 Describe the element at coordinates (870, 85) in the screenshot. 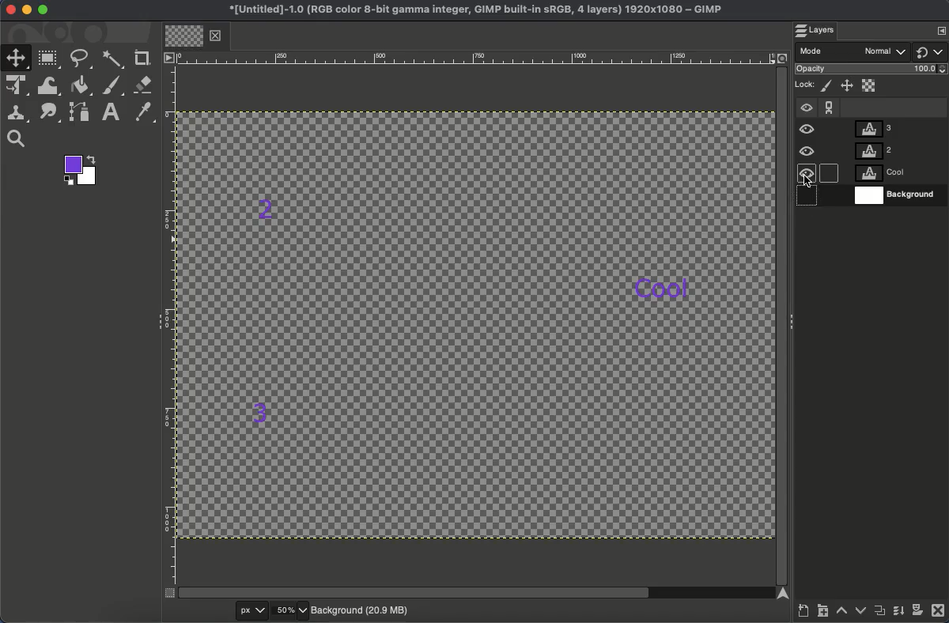

I see `Alpha` at that location.